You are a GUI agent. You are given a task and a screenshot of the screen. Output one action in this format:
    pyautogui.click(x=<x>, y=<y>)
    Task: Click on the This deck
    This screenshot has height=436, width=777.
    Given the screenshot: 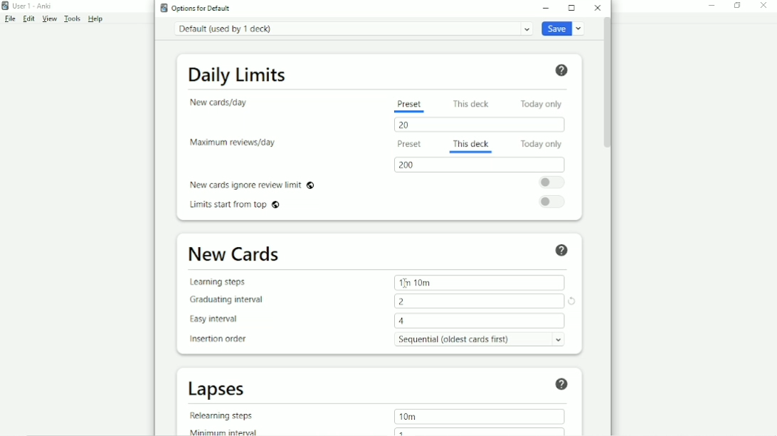 What is the action you would take?
    pyautogui.click(x=470, y=104)
    